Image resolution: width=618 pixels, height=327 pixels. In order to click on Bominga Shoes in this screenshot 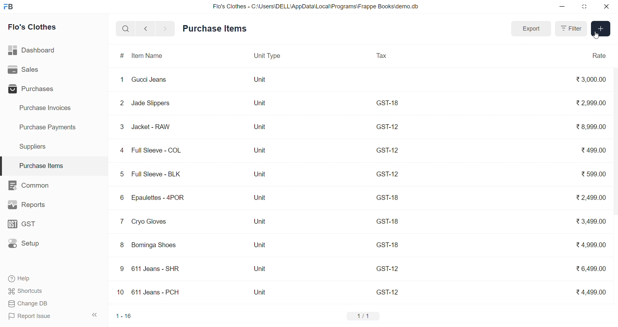, I will do `click(160, 246)`.